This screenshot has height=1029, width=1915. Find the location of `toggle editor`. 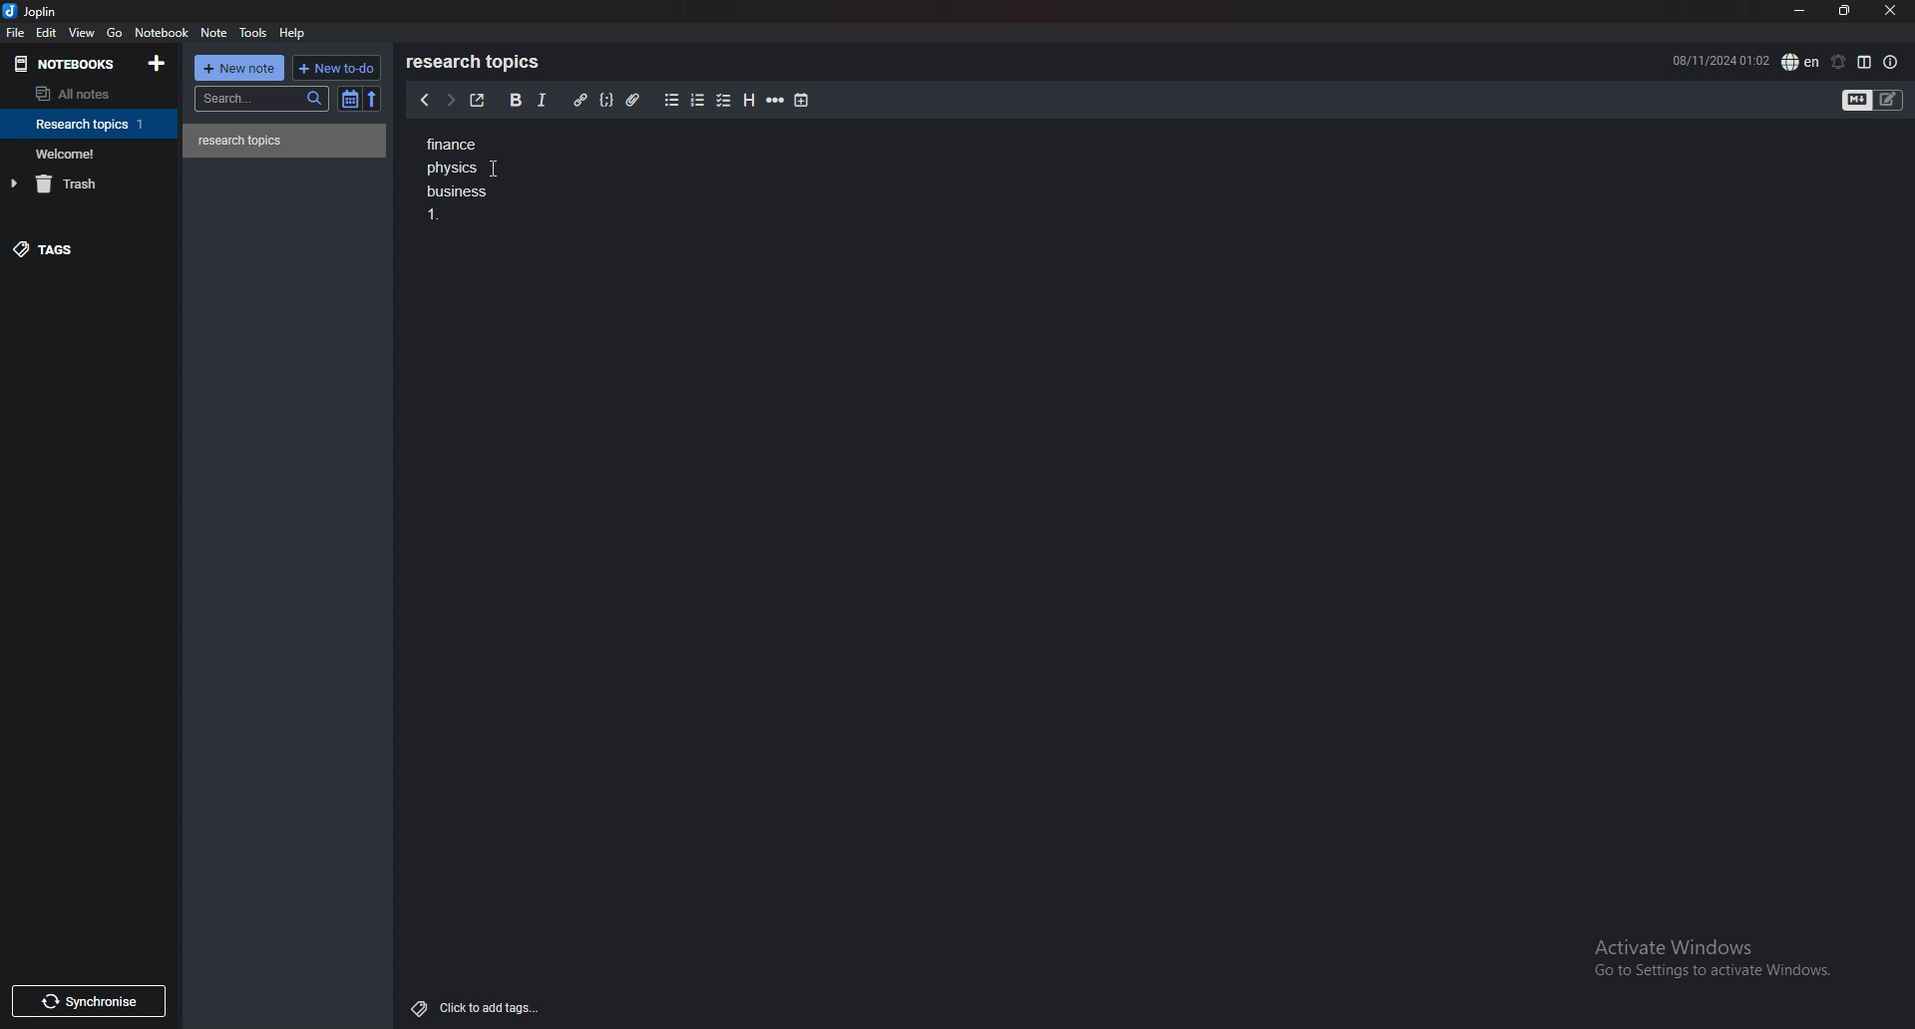

toggle editor is located at coordinates (1874, 100).